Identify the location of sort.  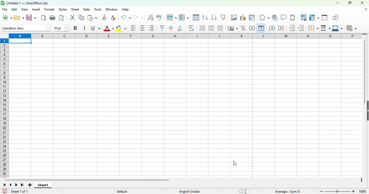
(196, 17).